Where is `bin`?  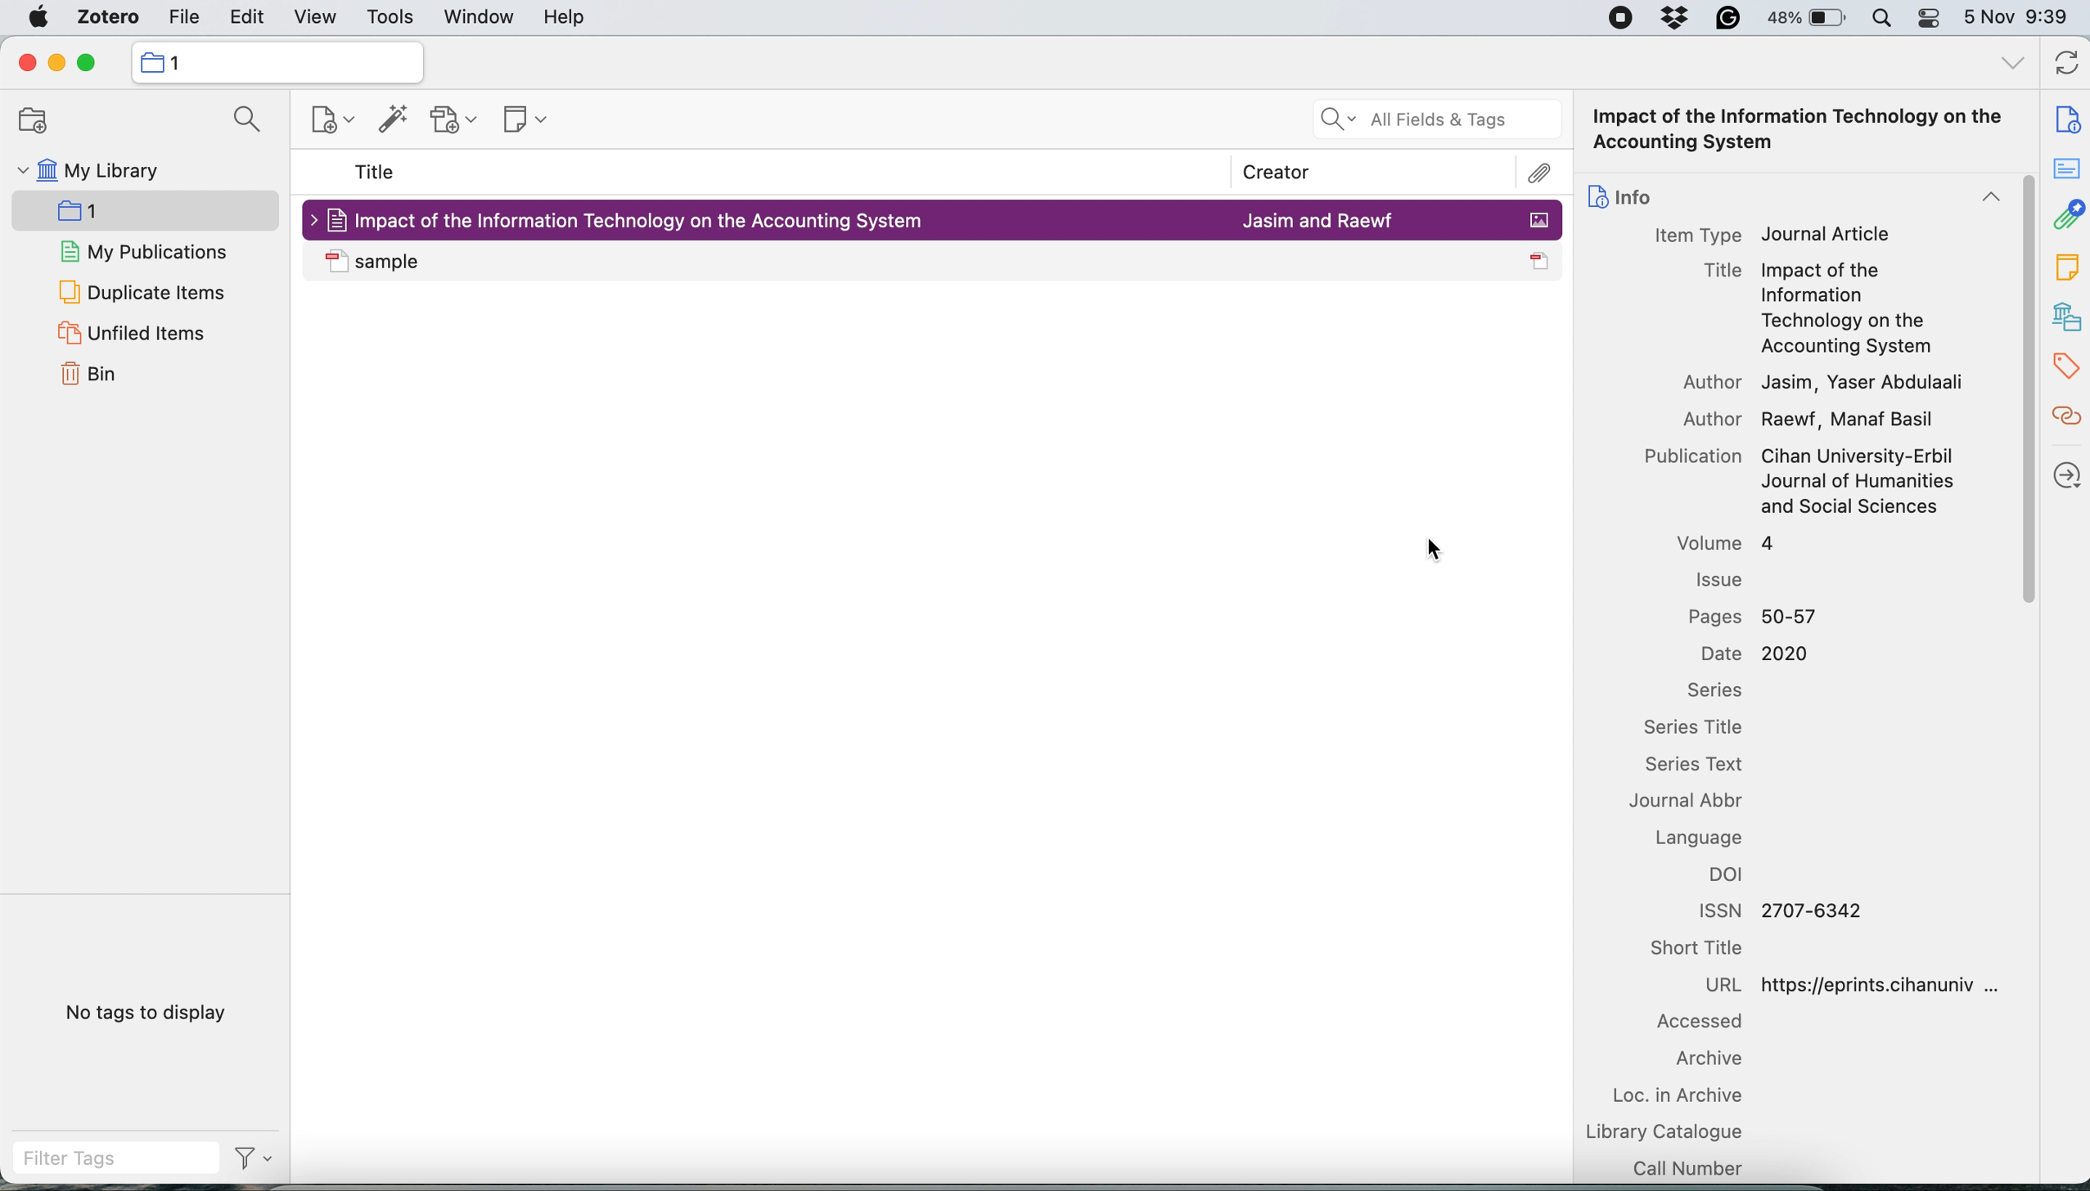
bin is located at coordinates (91, 374).